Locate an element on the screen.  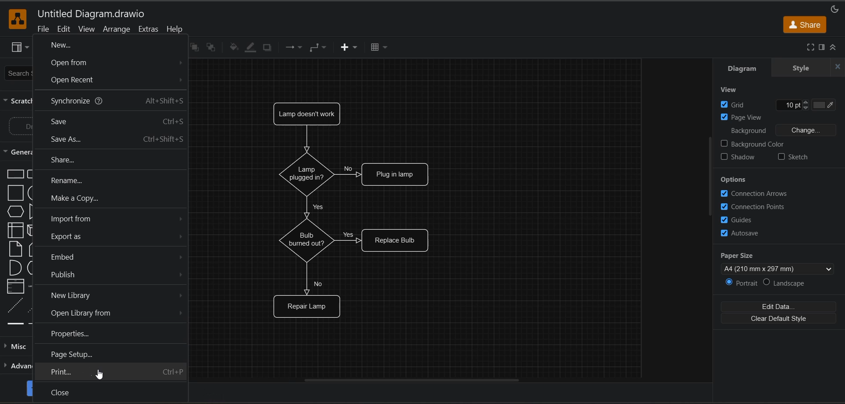
line color is located at coordinates (250, 48).